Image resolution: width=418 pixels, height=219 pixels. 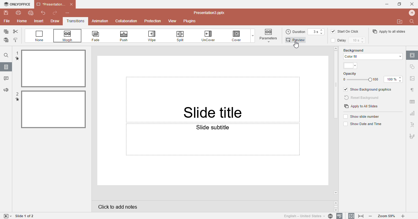 What do you see at coordinates (54, 109) in the screenshot?
I see `Slected file 2` at bounding box center [54, 109].